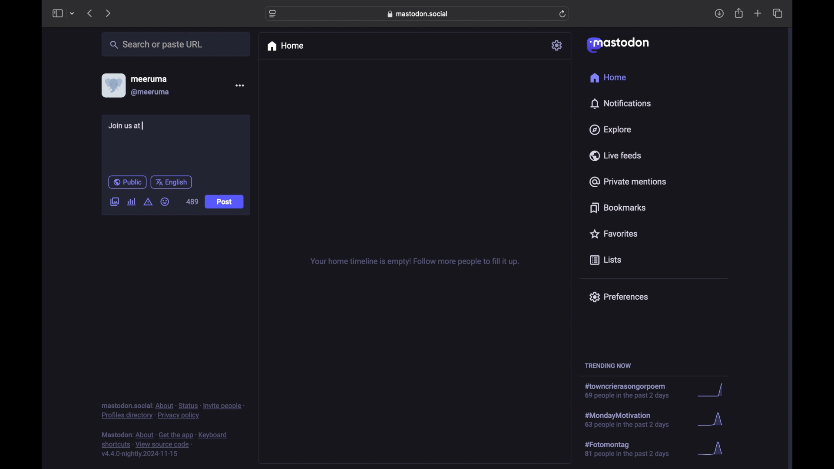 This screenshot has height=469, width=834. I want to click on footnote, so click(173, 410).